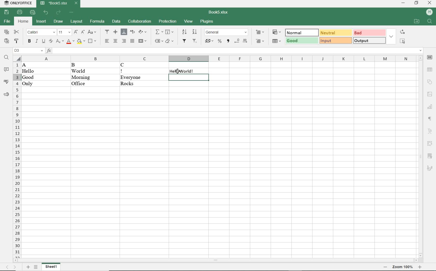 This screenshot has height=271, width=436. What do you see at coordinates (235, 51) in the screenshot?
I see `INPUT FUNCTION` at bounding box center [235, 51].